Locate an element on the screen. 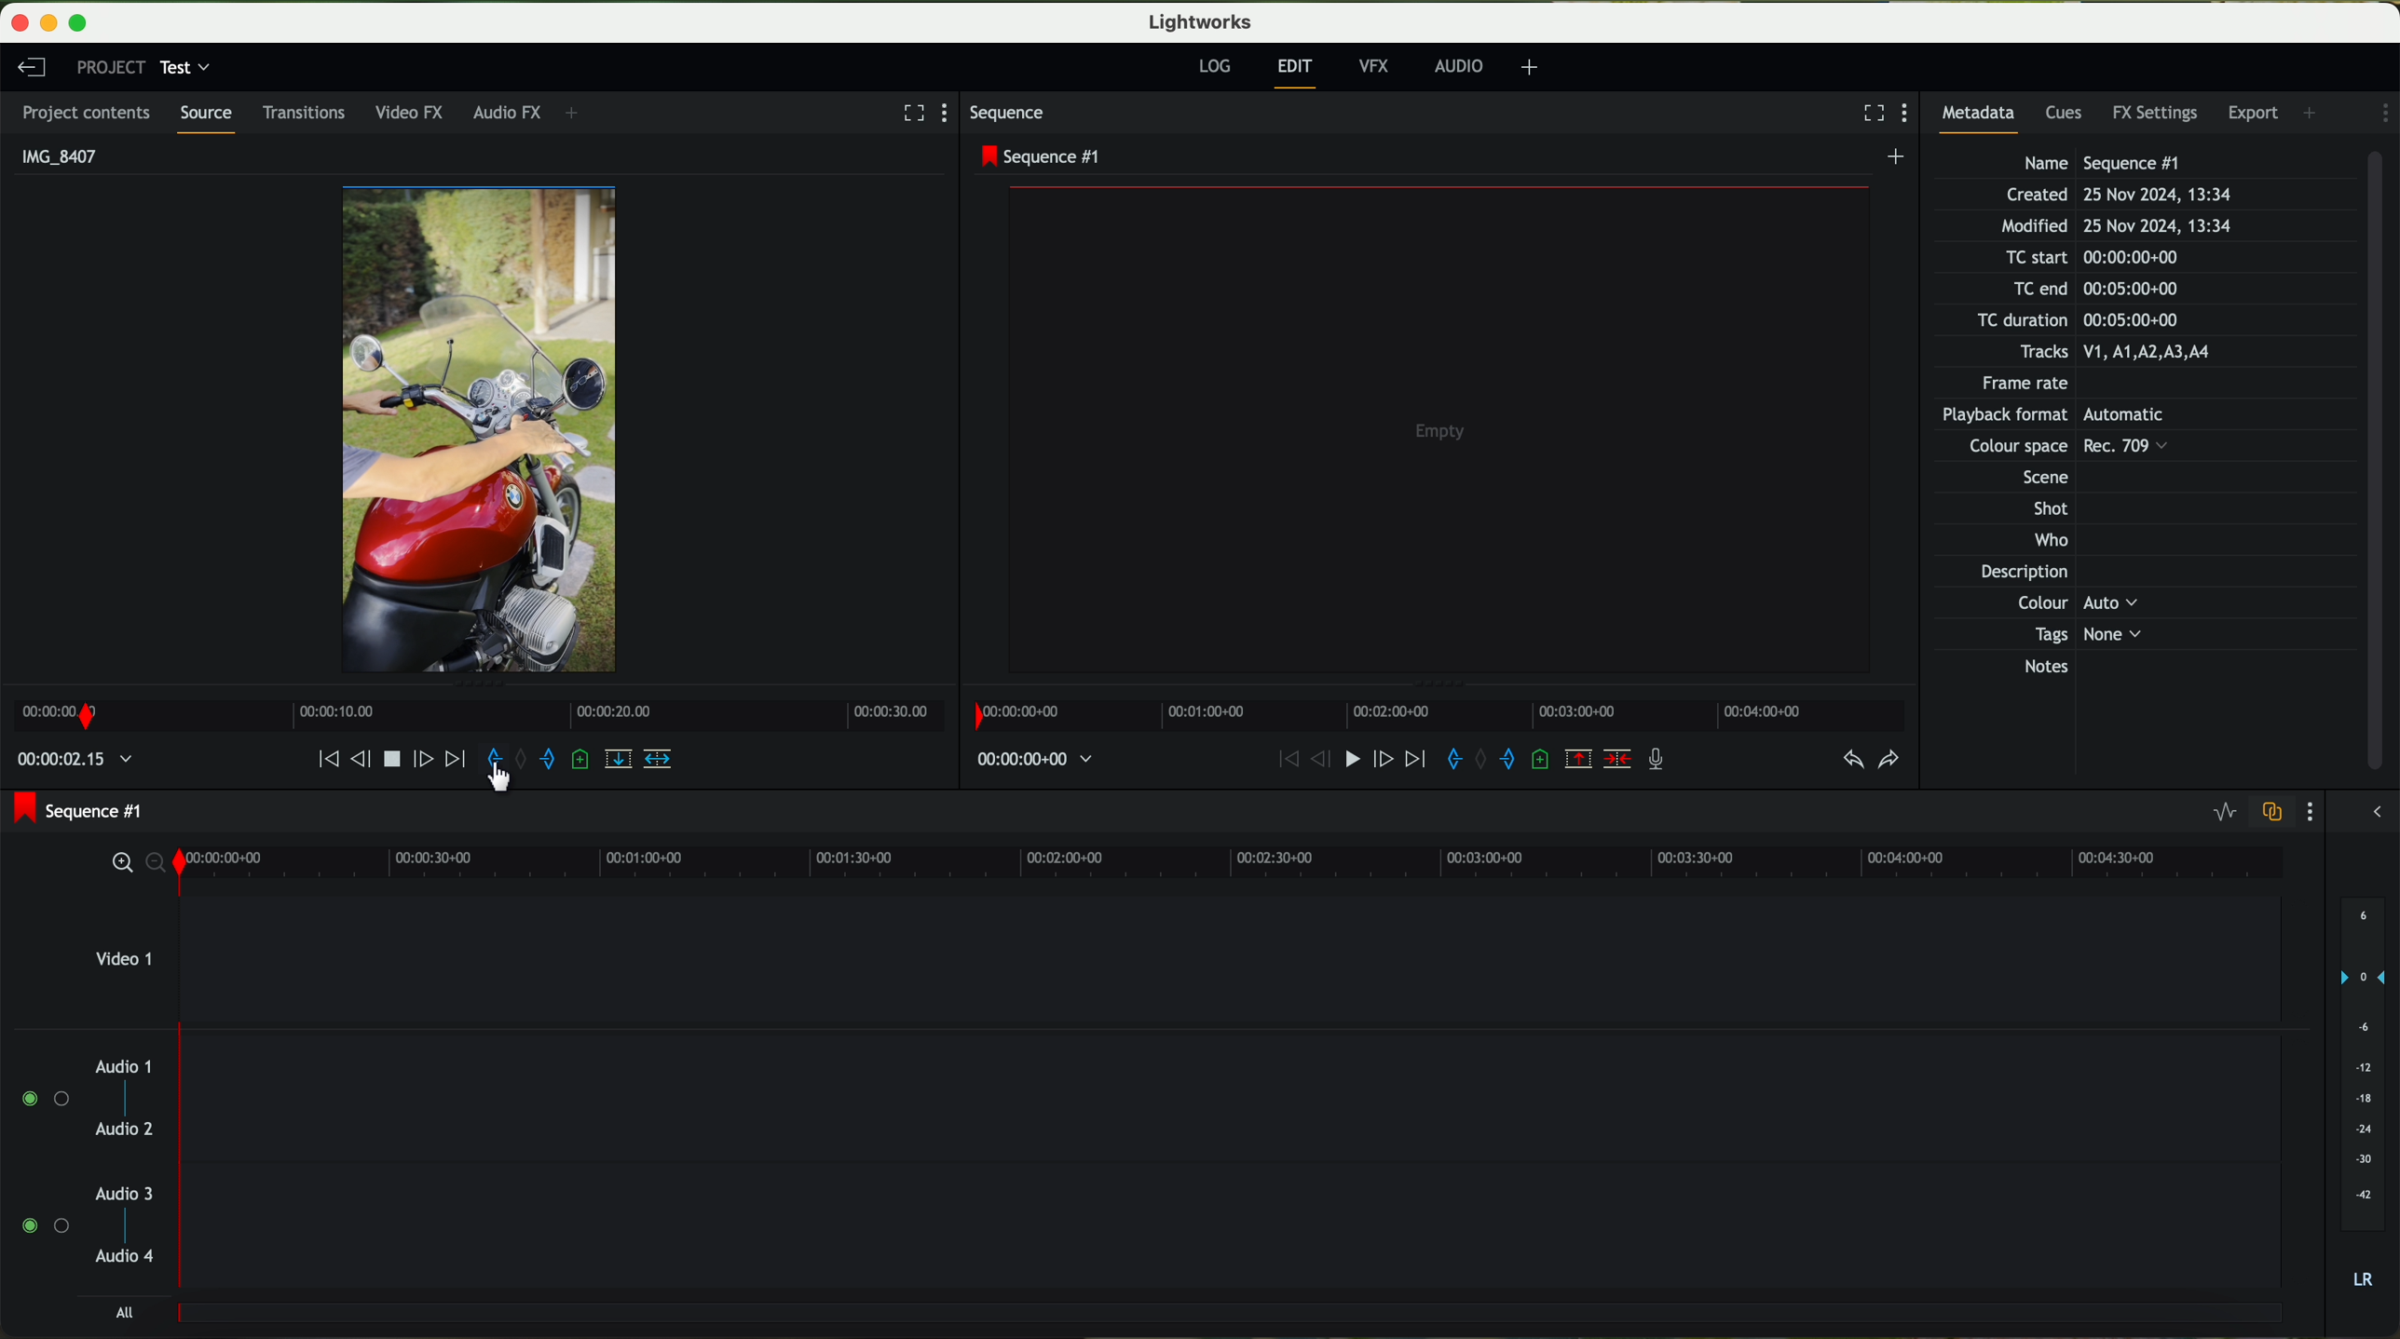 This screenshot has width=2400, height=1339. audio 4 is located at coordinates (126, 1261).